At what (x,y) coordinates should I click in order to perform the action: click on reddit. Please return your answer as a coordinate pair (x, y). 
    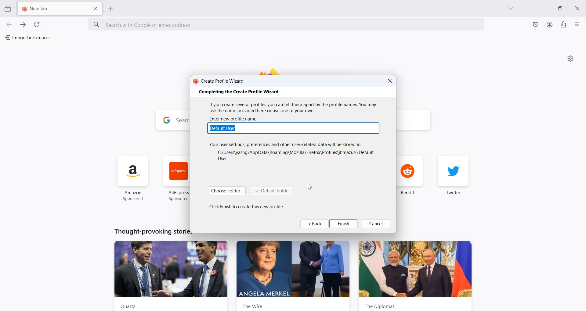
    Looking at the image, I should click on (411, 176).